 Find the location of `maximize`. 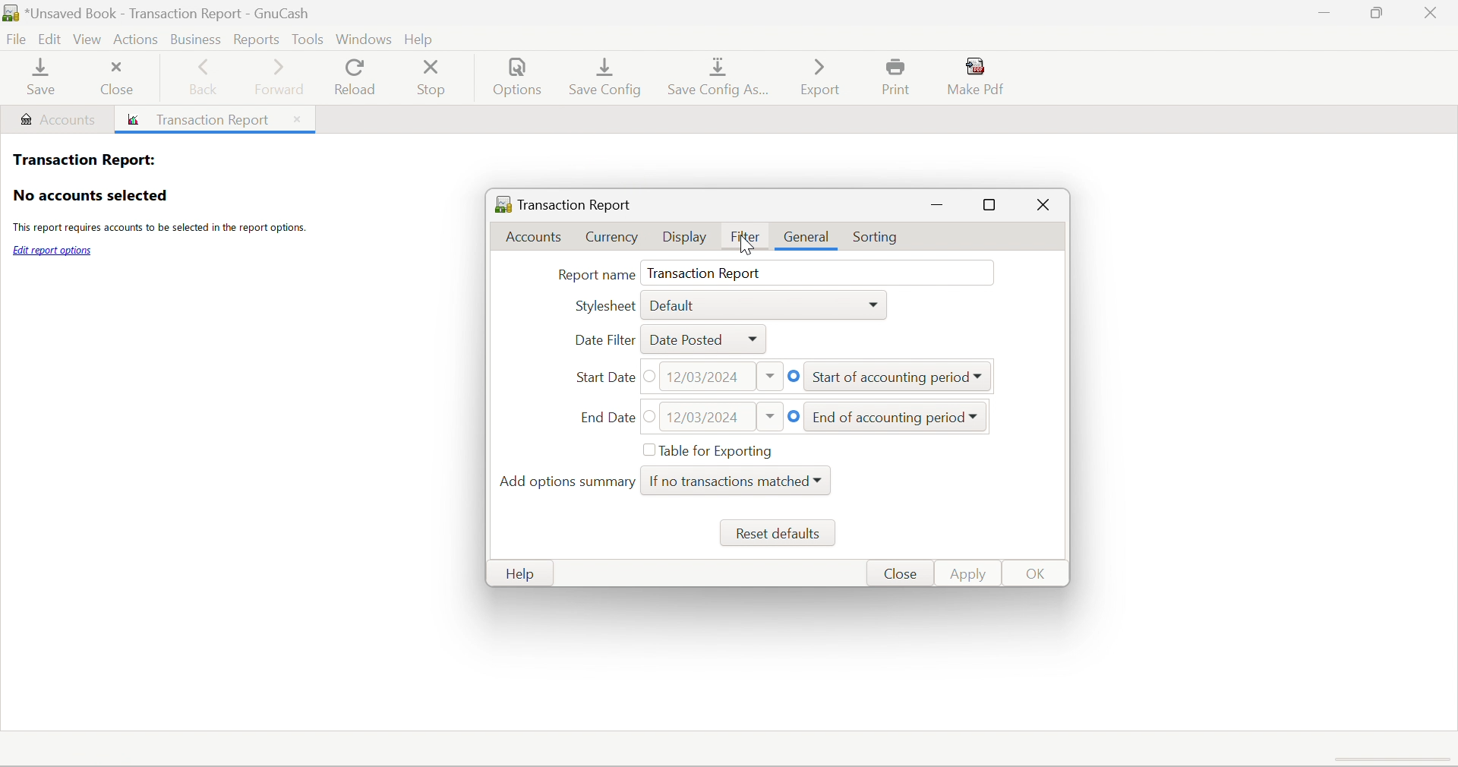

maximize is located at coordinates (993, 207).